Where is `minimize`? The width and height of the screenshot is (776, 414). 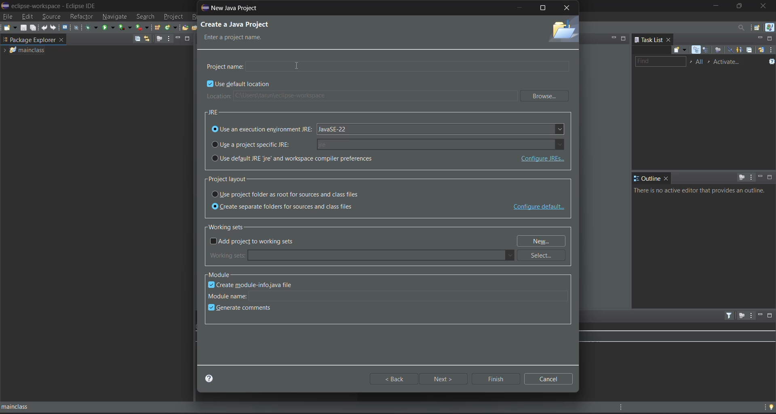
minimize is located at coordinates (759, 38).